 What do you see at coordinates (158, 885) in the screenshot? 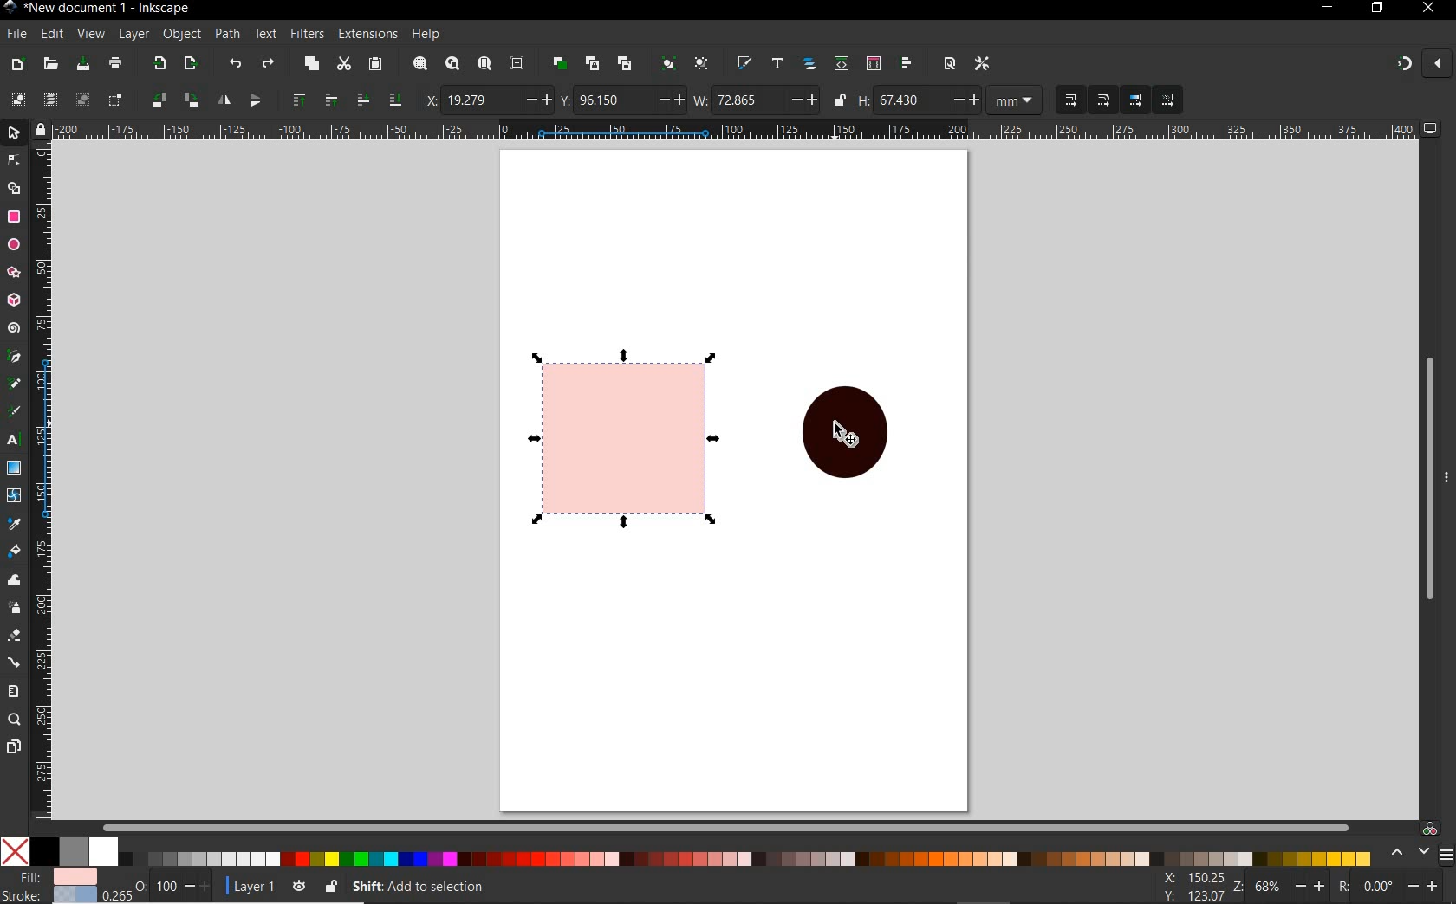
I see `OPACITY` at bounding box center [158, 885].